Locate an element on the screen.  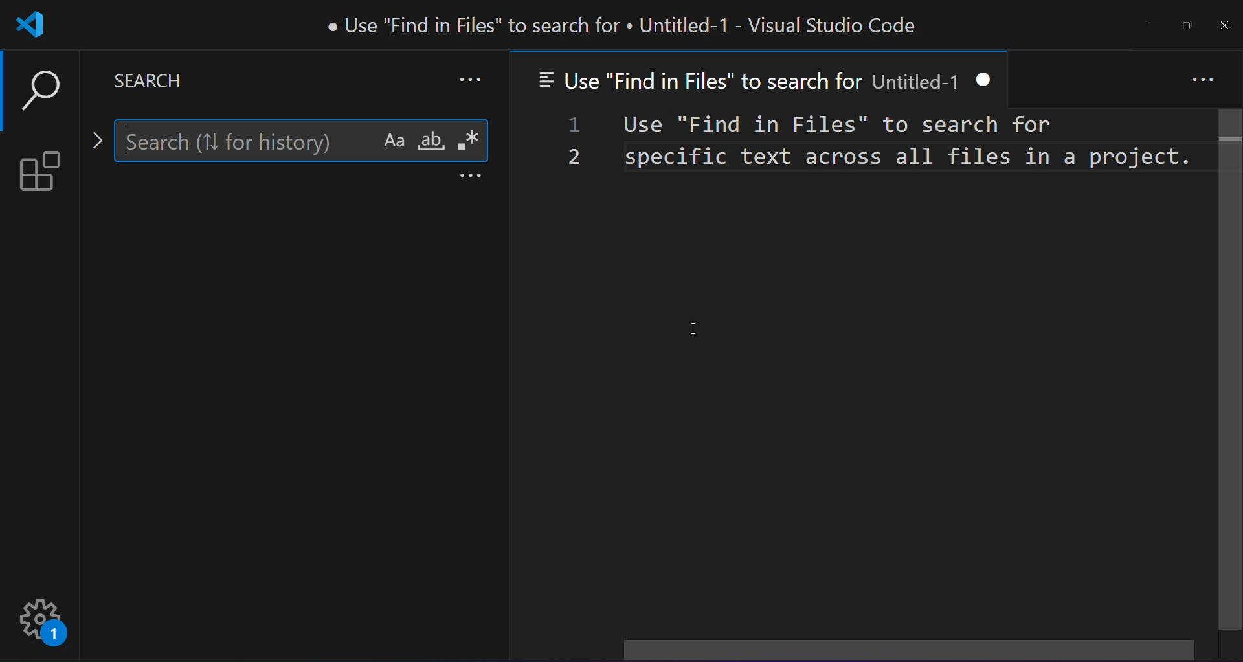
whole word is located at coordinates (430, 140).